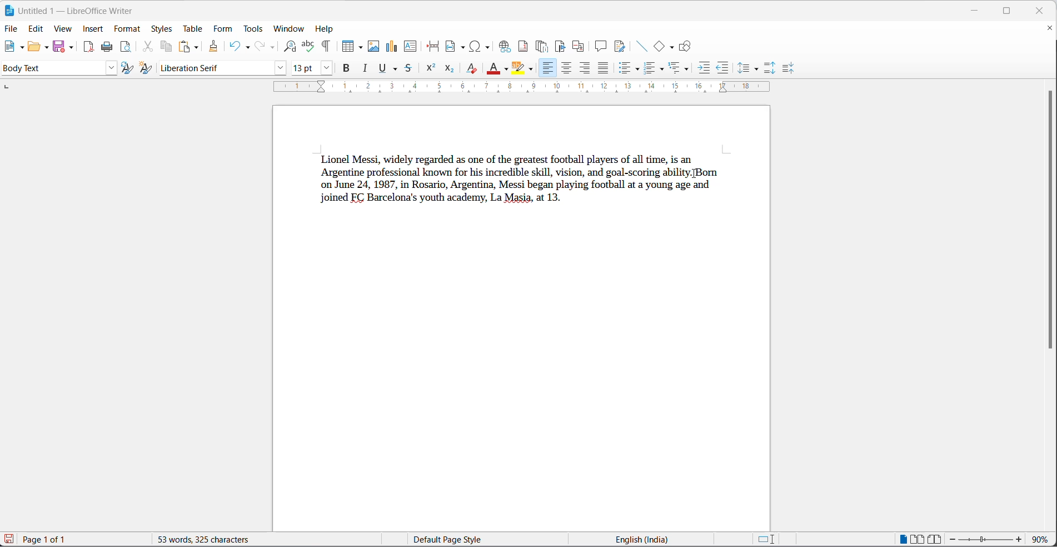  Describe the element at coordinates (36, 27) in the screenshot. I see `edit` at that location.